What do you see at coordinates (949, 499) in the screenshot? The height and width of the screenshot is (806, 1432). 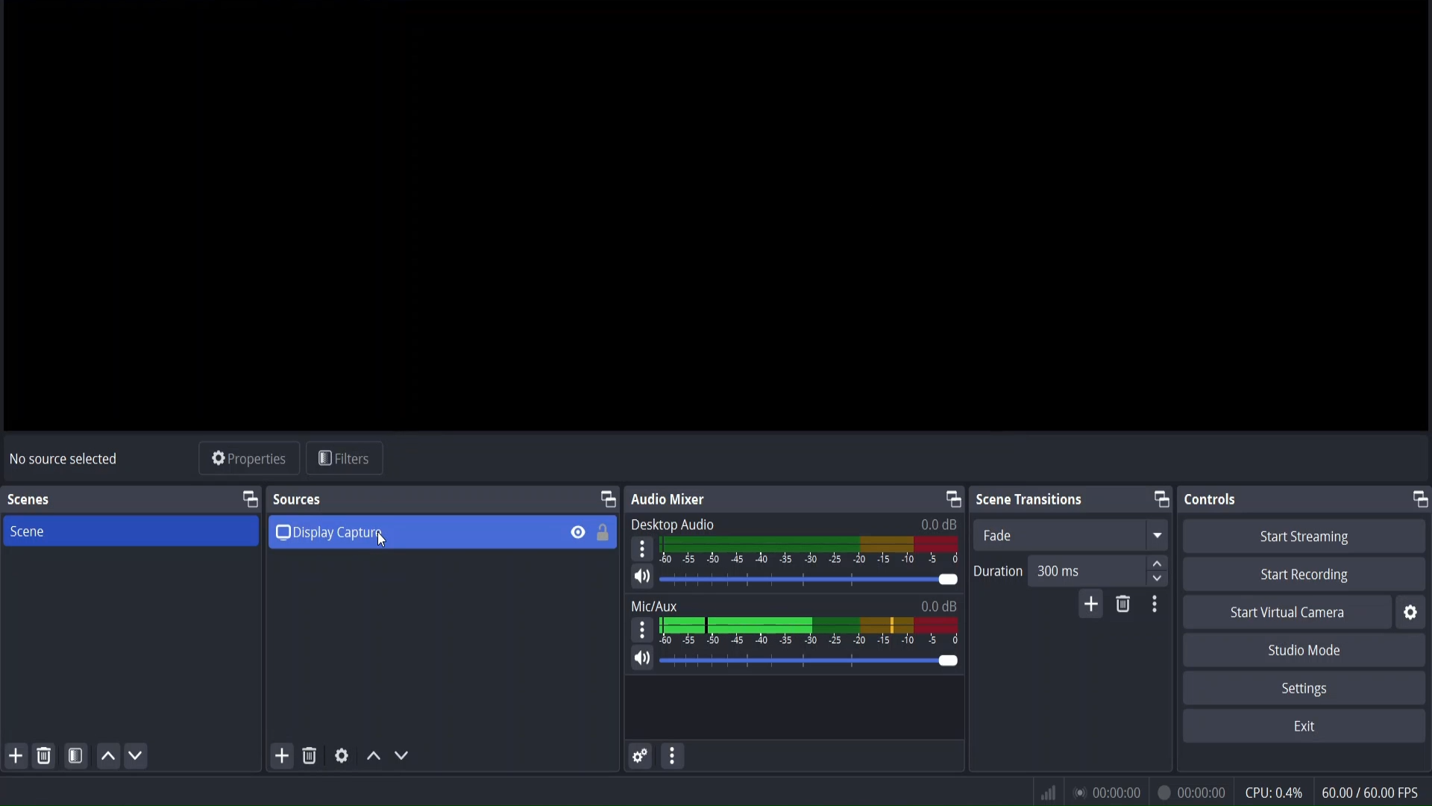 I see `change tab layout` at bounding box center [949, 499].